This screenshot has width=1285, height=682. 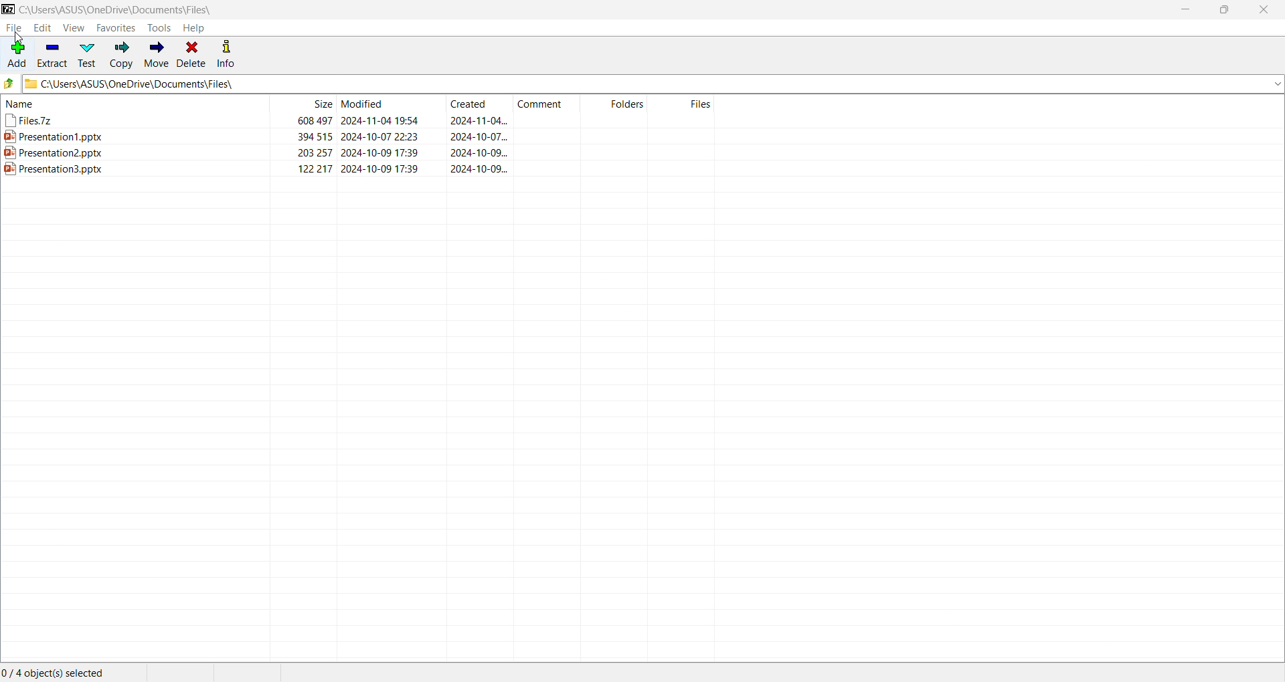 I want to click on Comment, so click(x=544, y=105).